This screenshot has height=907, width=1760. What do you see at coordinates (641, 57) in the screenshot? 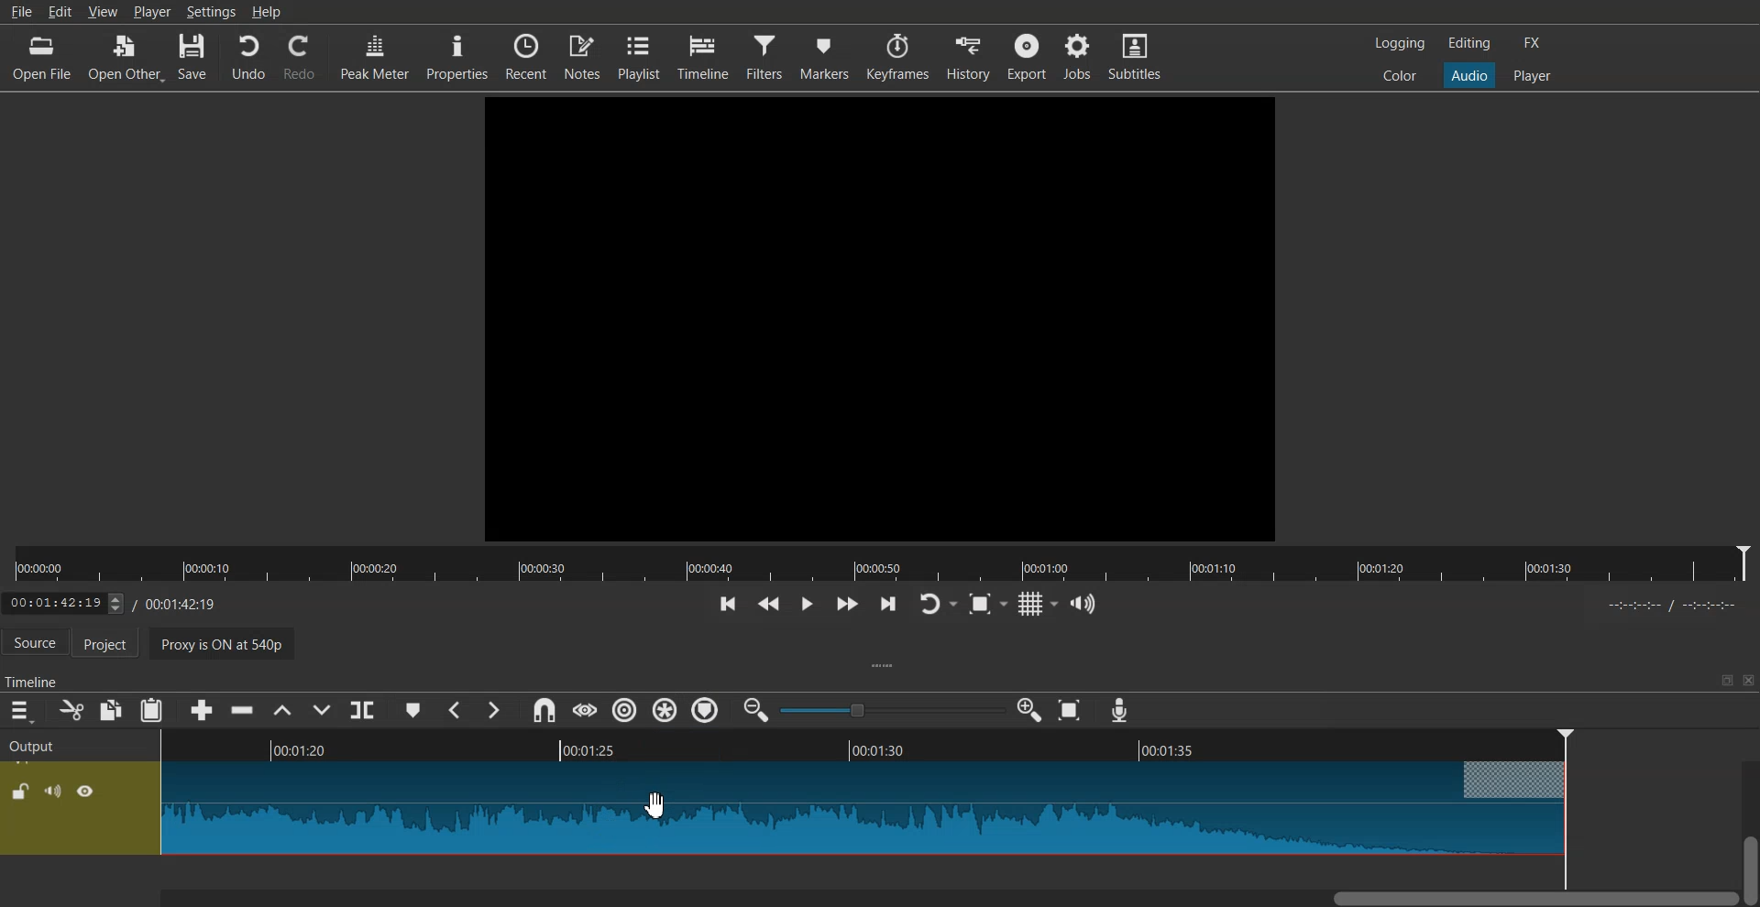
I see `Playlist` at bounding box center [641, 57].